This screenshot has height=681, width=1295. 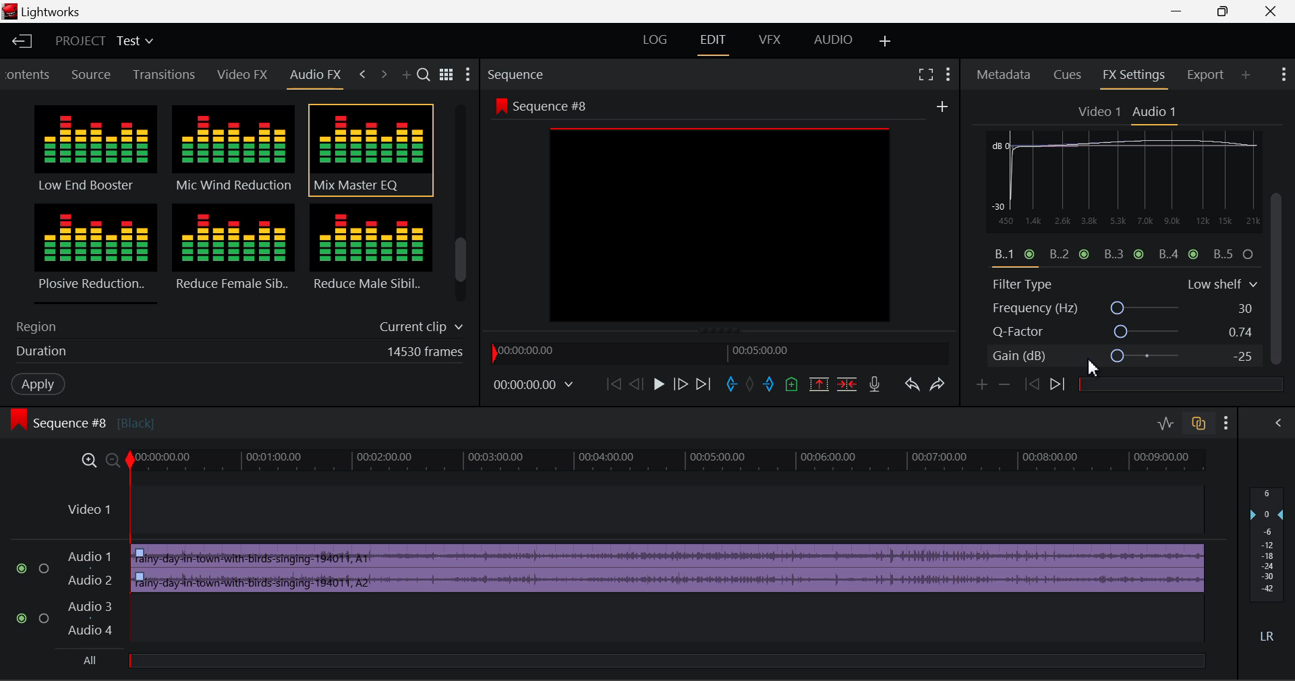 I want to click on Next keyframe, so click(x=1060, y=385).